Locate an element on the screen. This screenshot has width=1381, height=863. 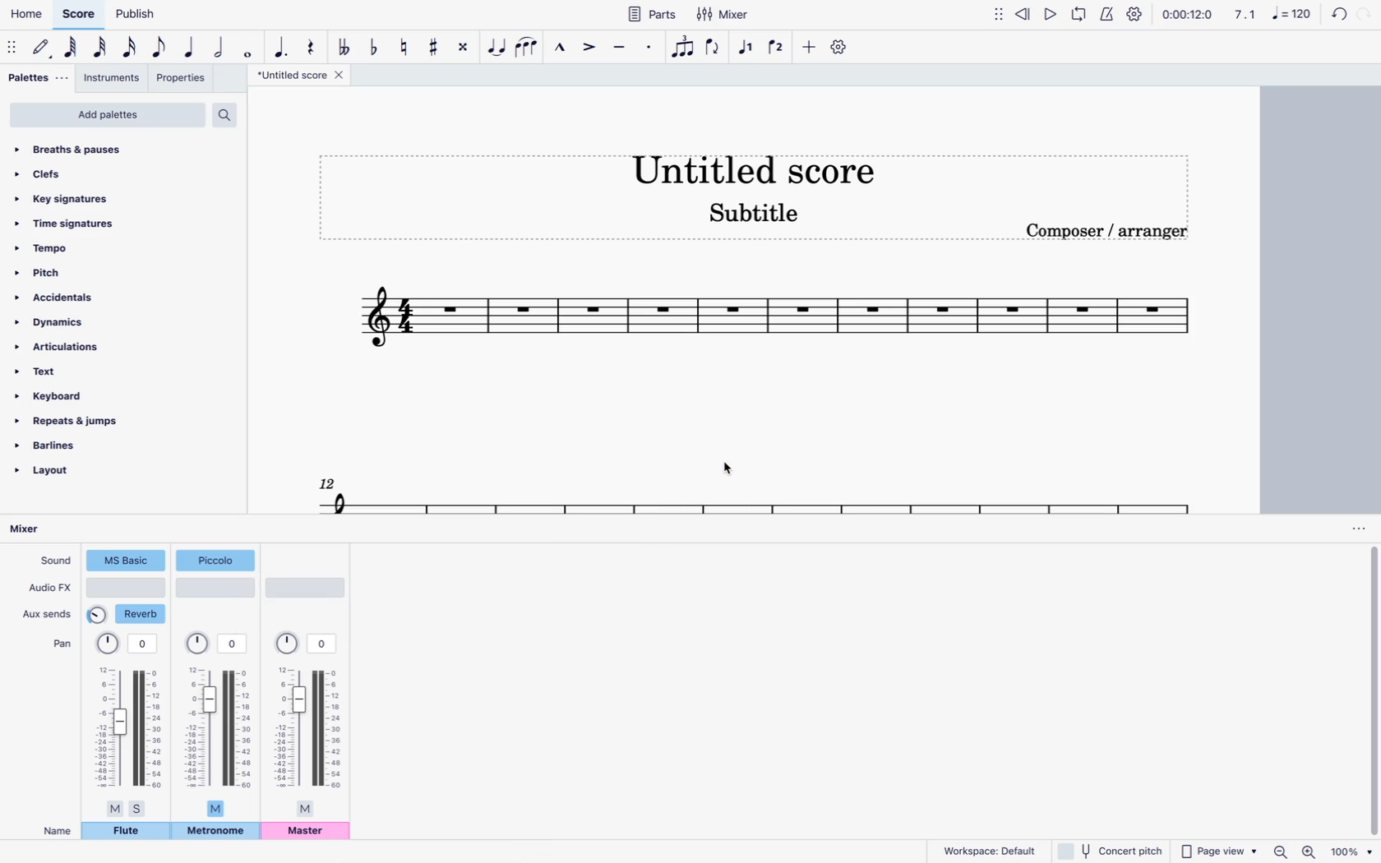
64th note is located at coordinates (71, 49).